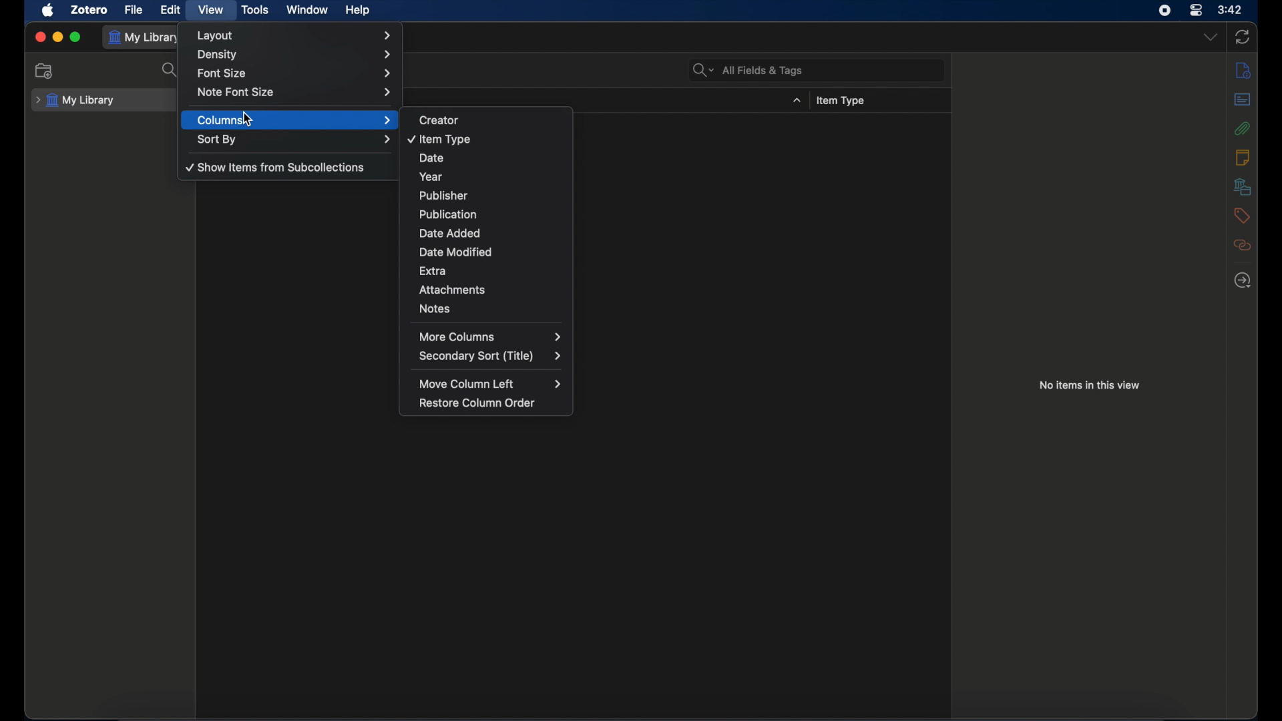 The width and height of the screenshot is (1282, 721). What do you see at coordinates (1241, 245) in the screenshot?
I see `related` at bounding box center [1241, 245].